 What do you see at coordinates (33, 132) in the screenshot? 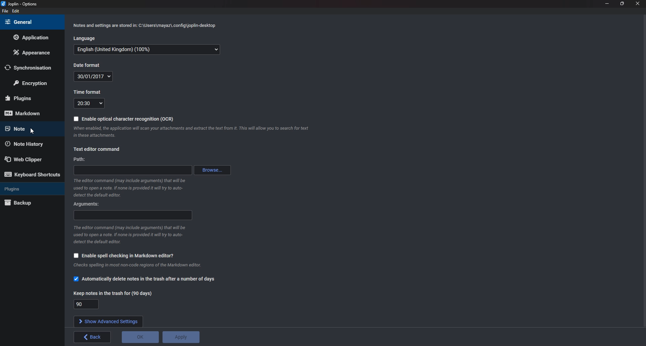
I see `cursor` at bounding box center [33, 132].